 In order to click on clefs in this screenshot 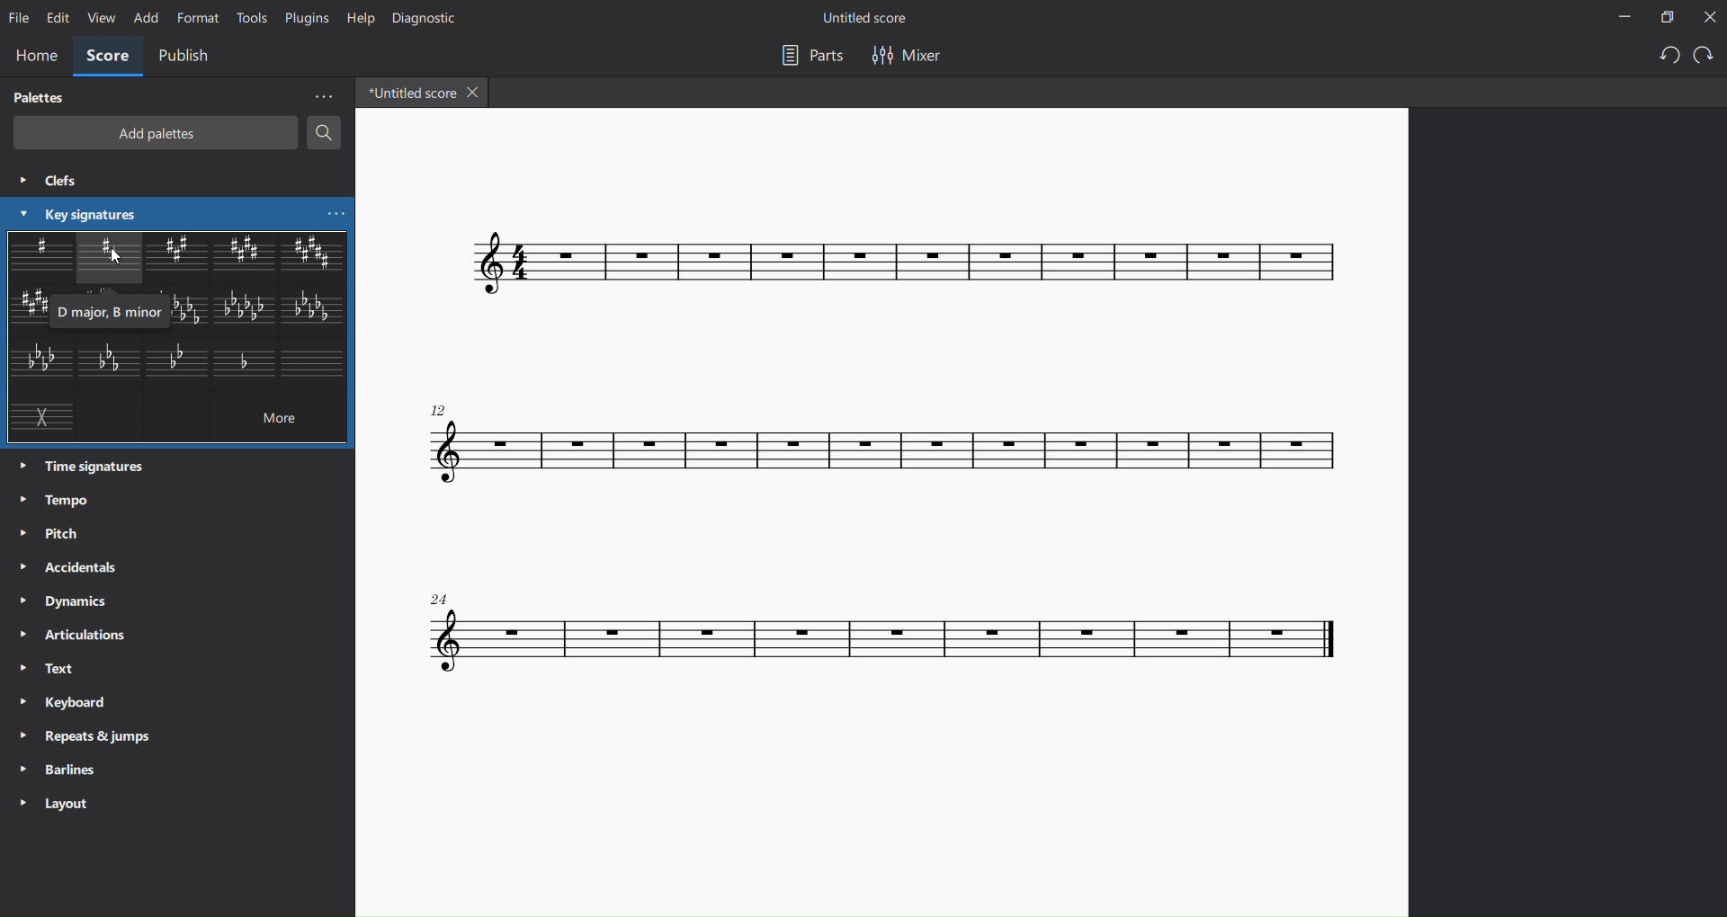, I will do `click(53, 179)`.